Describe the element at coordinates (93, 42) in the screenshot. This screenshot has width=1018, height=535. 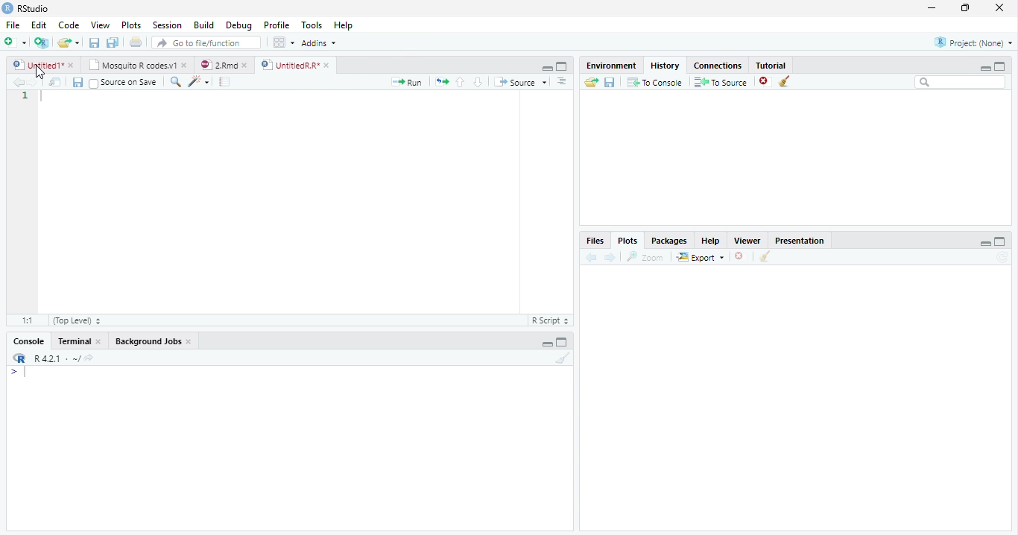
I see `Save` at that location.